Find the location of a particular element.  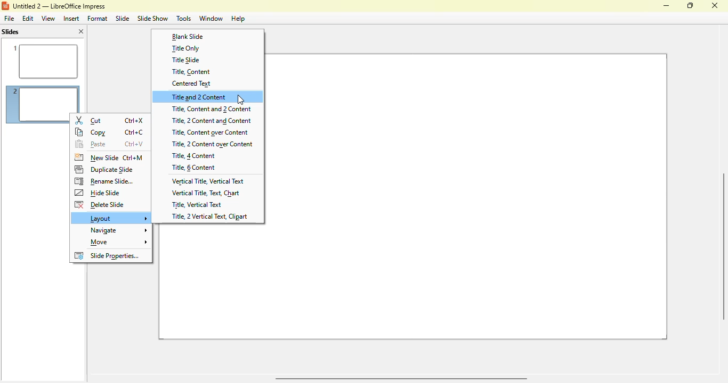

layout is located at coordinates (109, 218).